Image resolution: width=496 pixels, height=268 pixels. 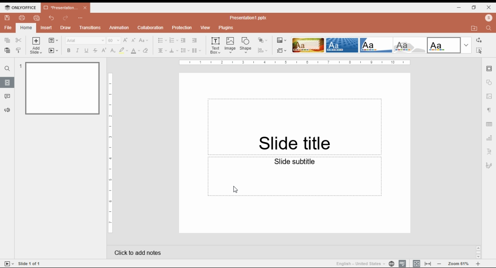 What do you see at coordinates (7, 50) in the screenshot?
I see `paste` at bounding box center [7, 50].